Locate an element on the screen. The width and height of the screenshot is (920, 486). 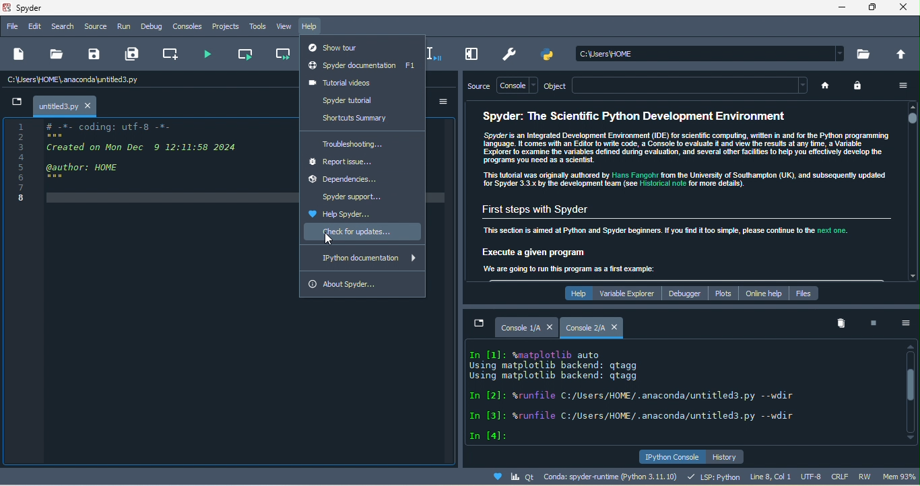
rw is located at coordinates (867, 477).